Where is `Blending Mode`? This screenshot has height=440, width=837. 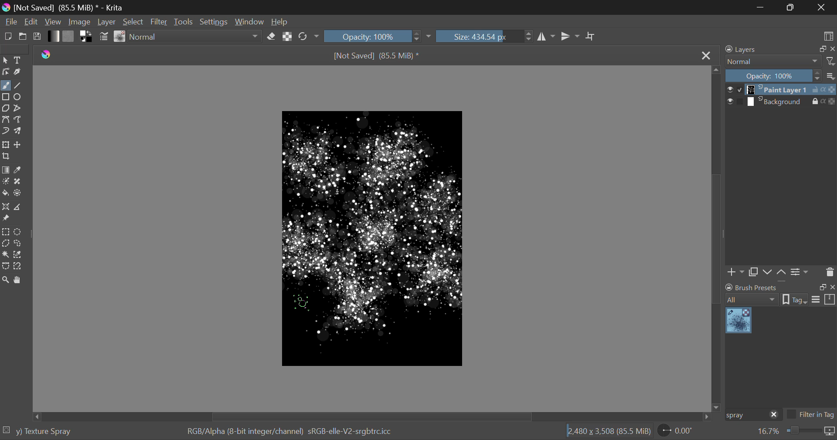
Blending Mode is located at coordinates (196, 37).